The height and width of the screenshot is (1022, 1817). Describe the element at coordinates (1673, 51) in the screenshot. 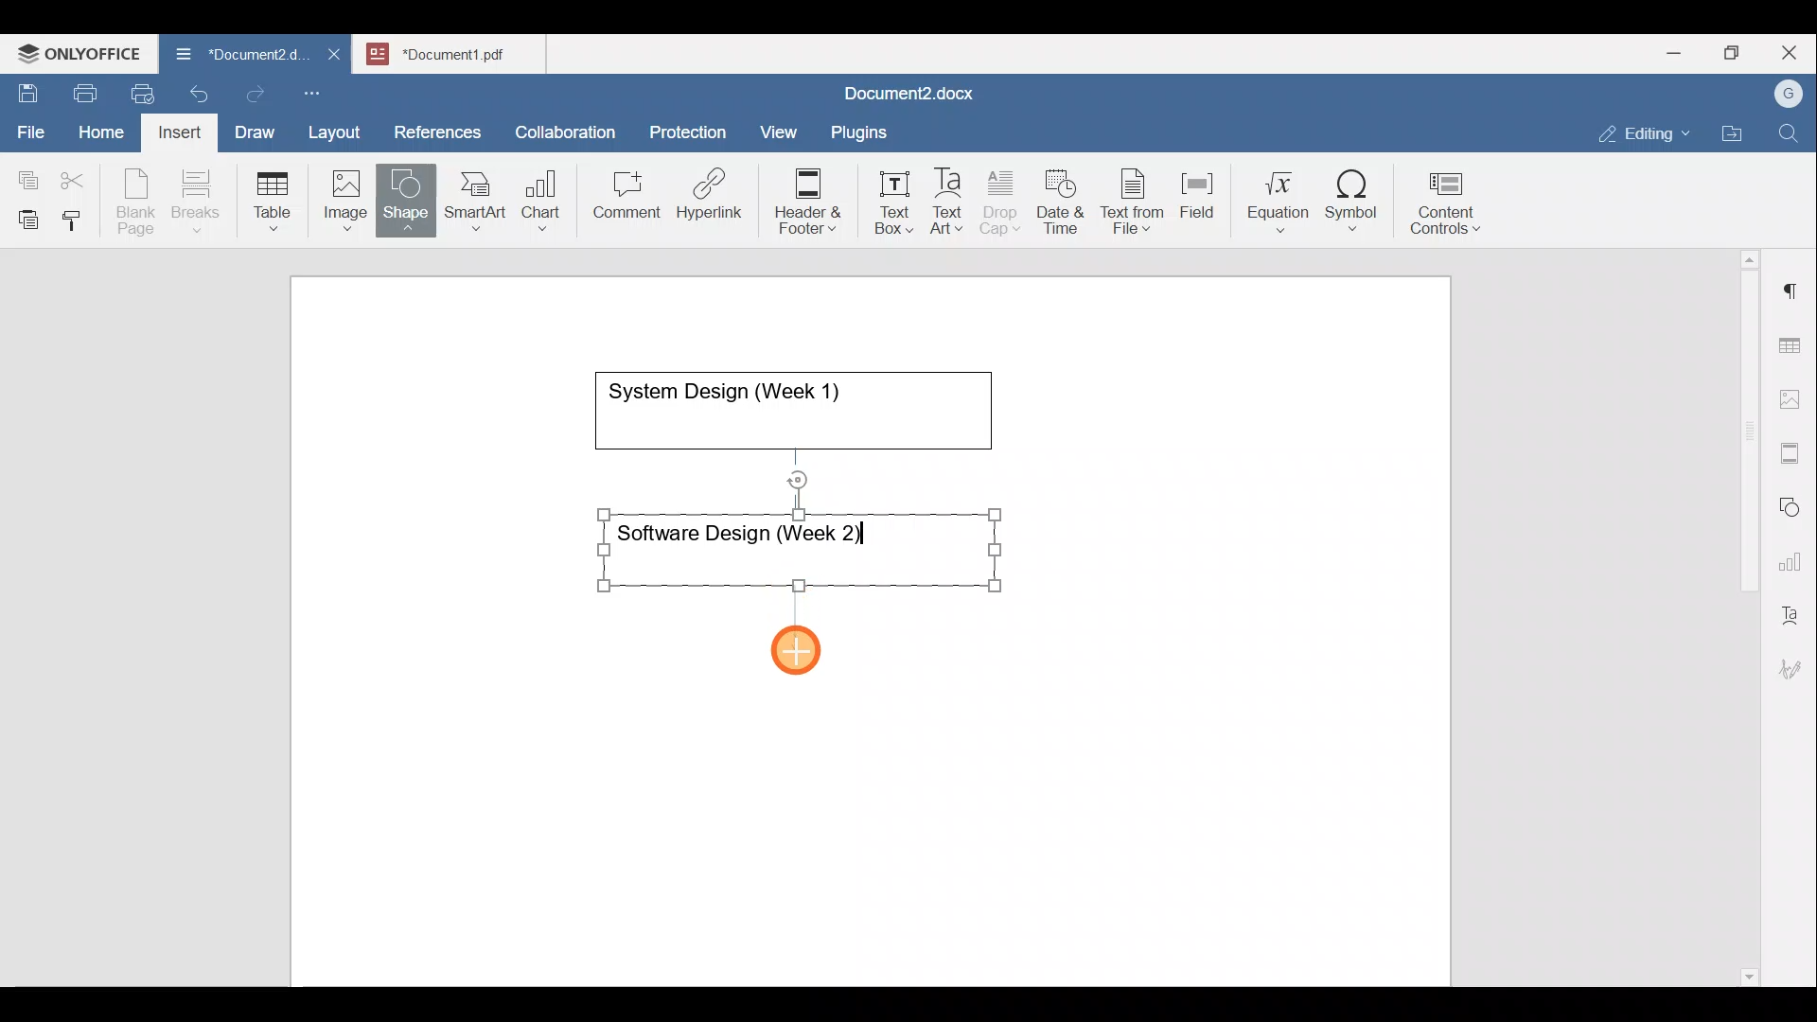

I see `Minimize` at that location.